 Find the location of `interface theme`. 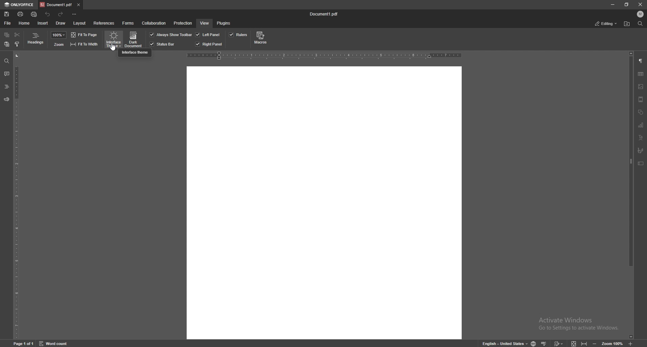

interface theme is located at coordinates (113, 40).